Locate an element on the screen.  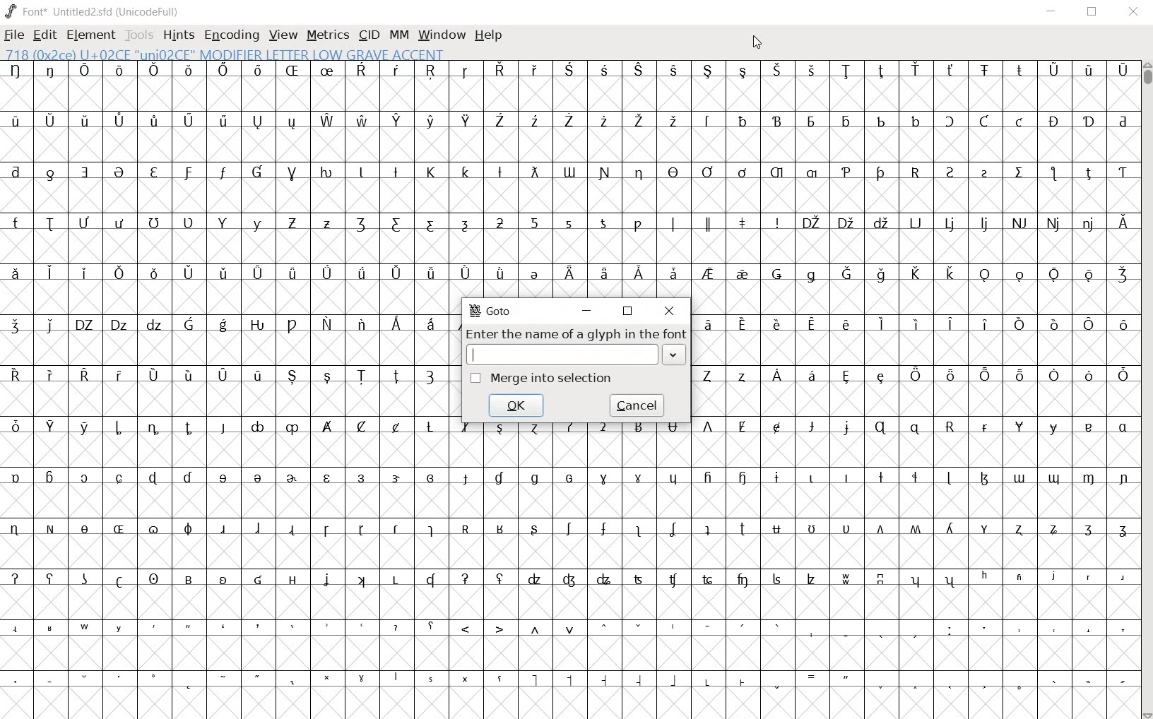
tools is located at coordinates (141, 37).